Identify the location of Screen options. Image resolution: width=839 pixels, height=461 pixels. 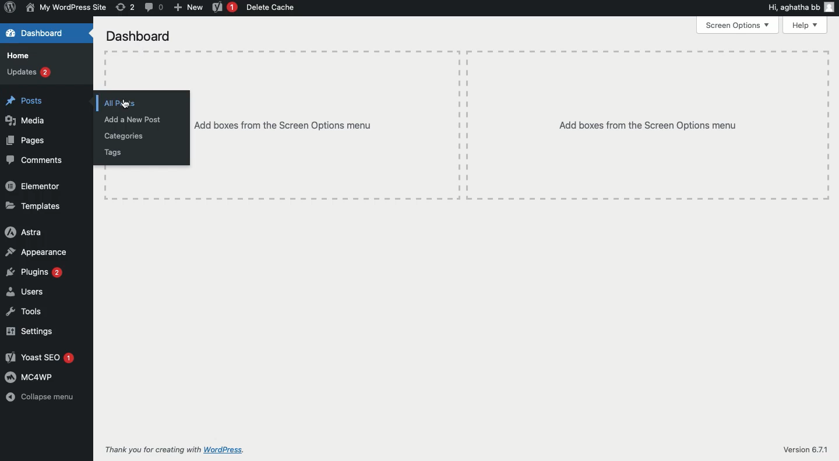
(737, 24).